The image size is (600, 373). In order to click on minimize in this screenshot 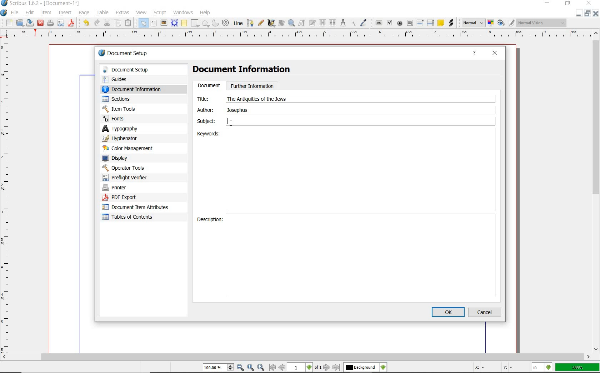, I will do `click(546, 3)`.